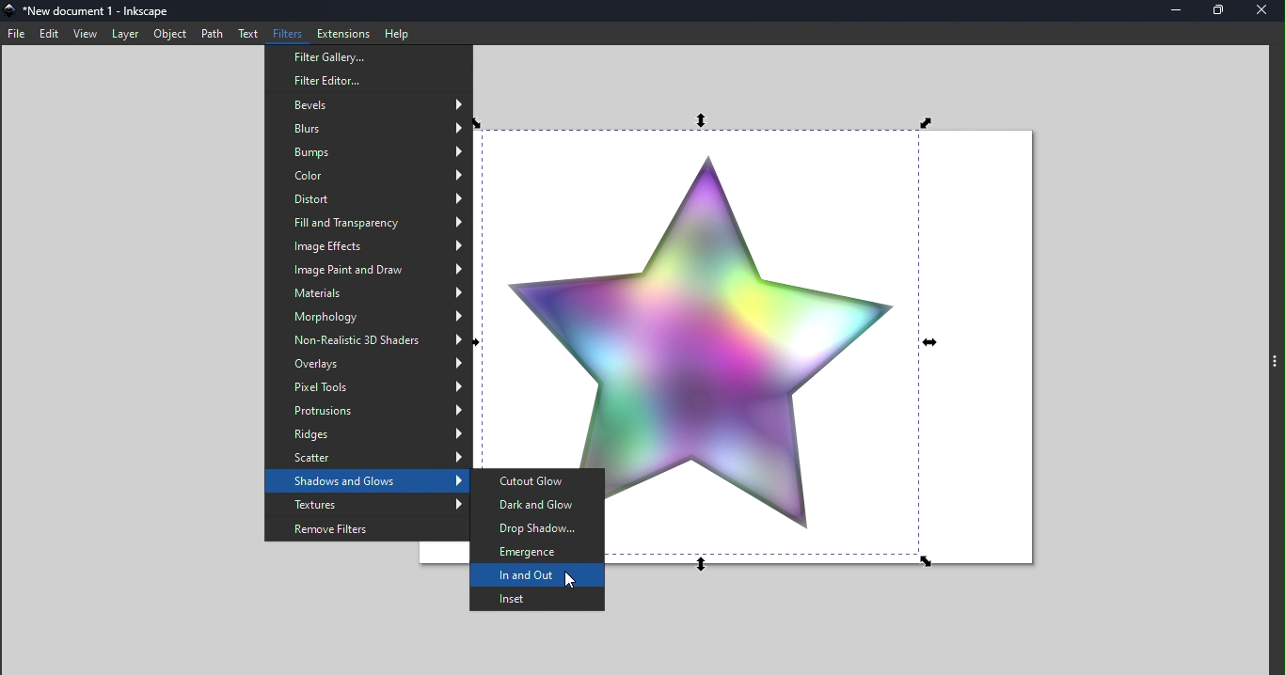 The image size is (1285, 675). I want to click on edit, so click(49, 34).